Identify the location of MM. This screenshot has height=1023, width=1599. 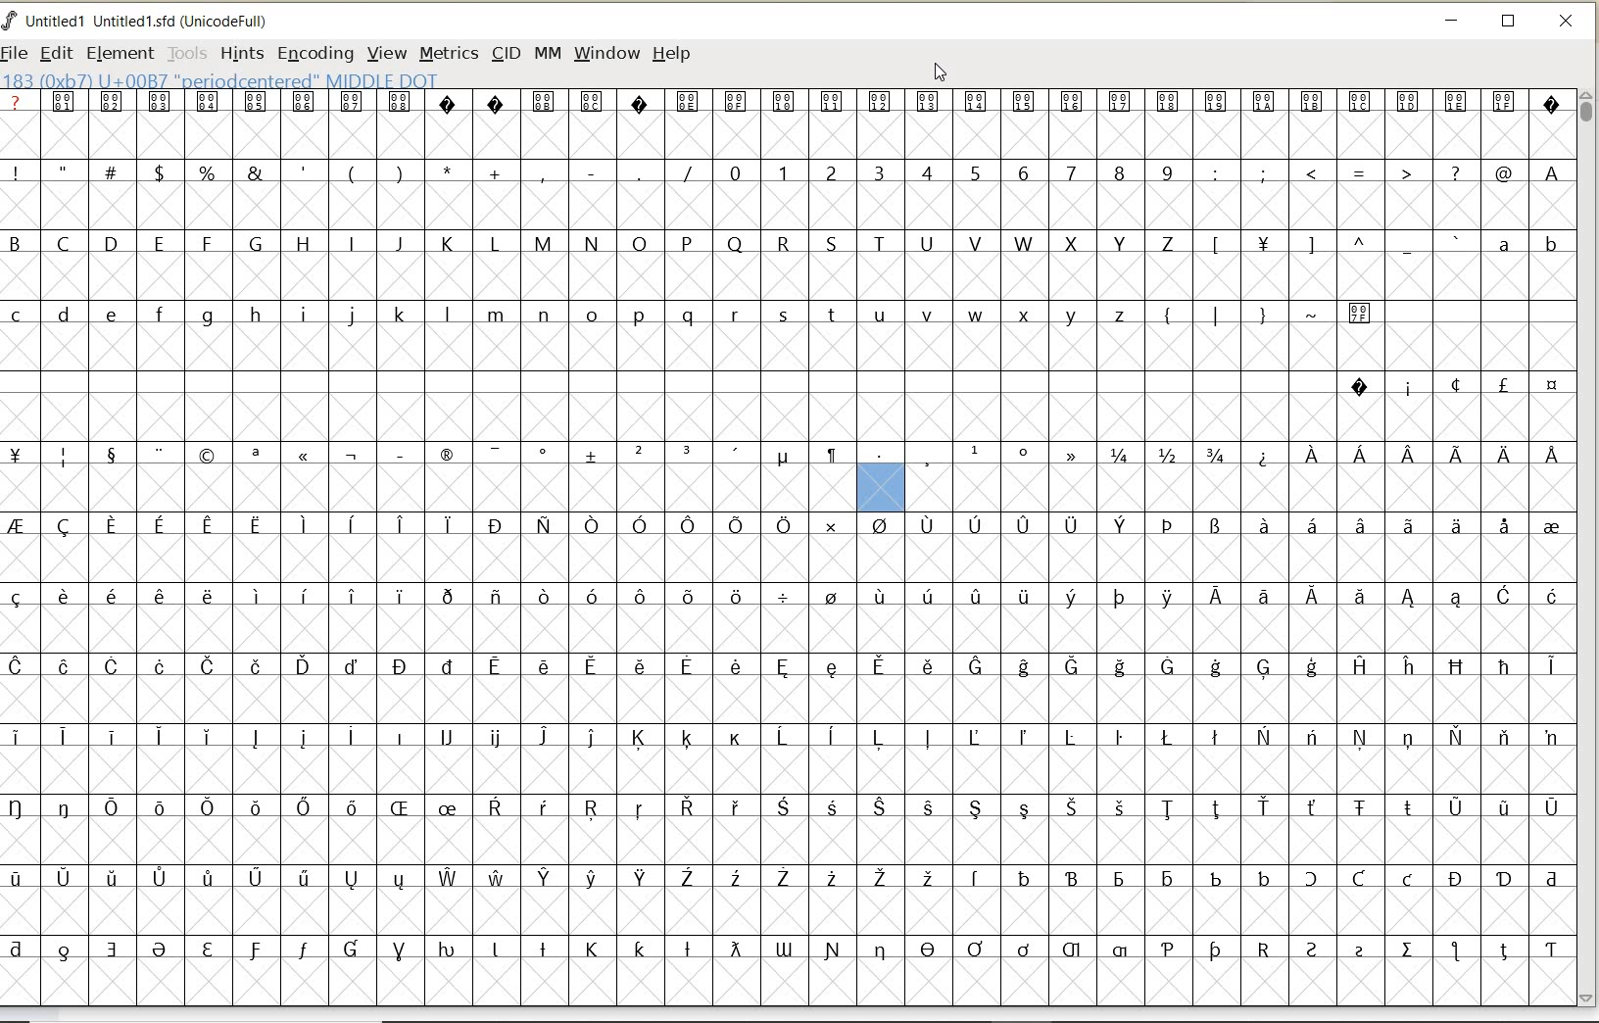
(548, 54).